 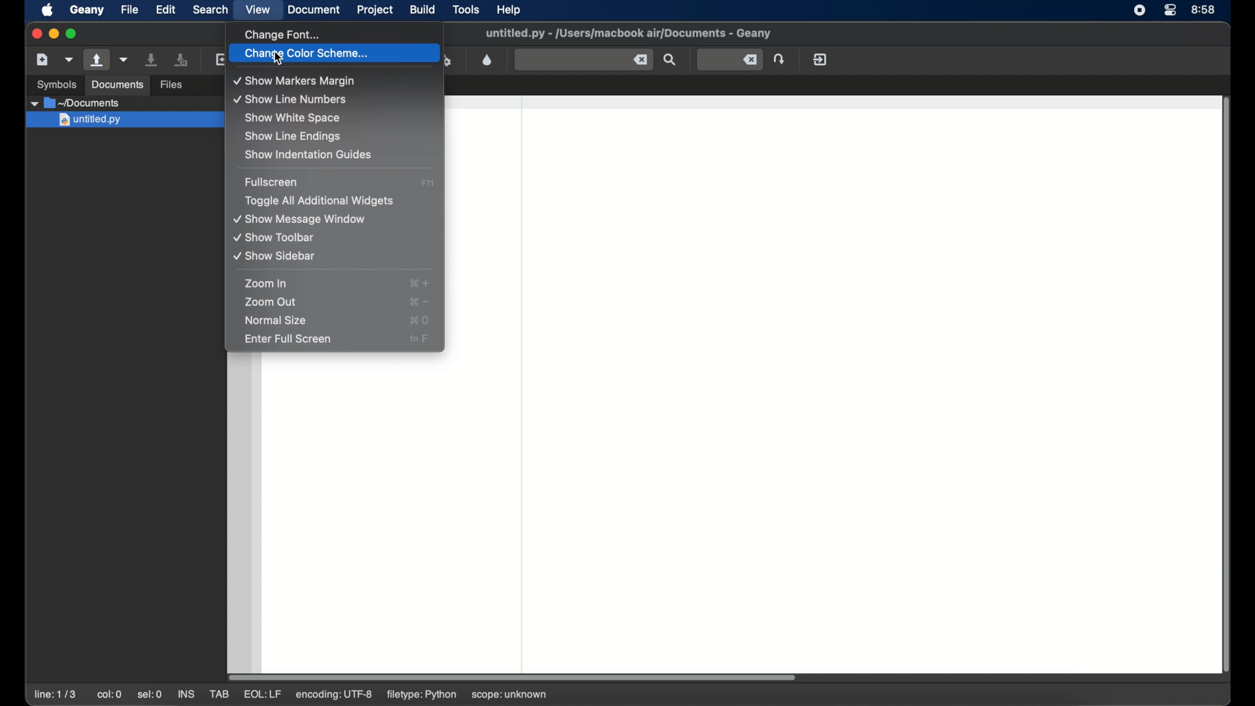 I want to click on search, so click(x=210, y=9).